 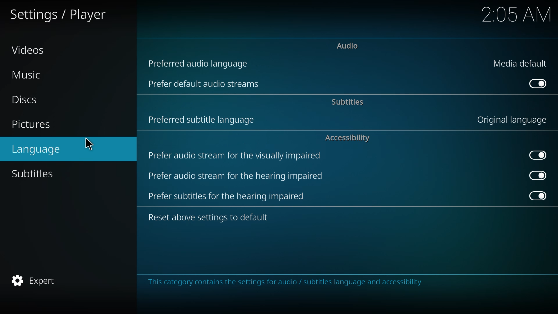 I want to click on prefer subtitles for hearing impaired, so click(x=226, y=196).